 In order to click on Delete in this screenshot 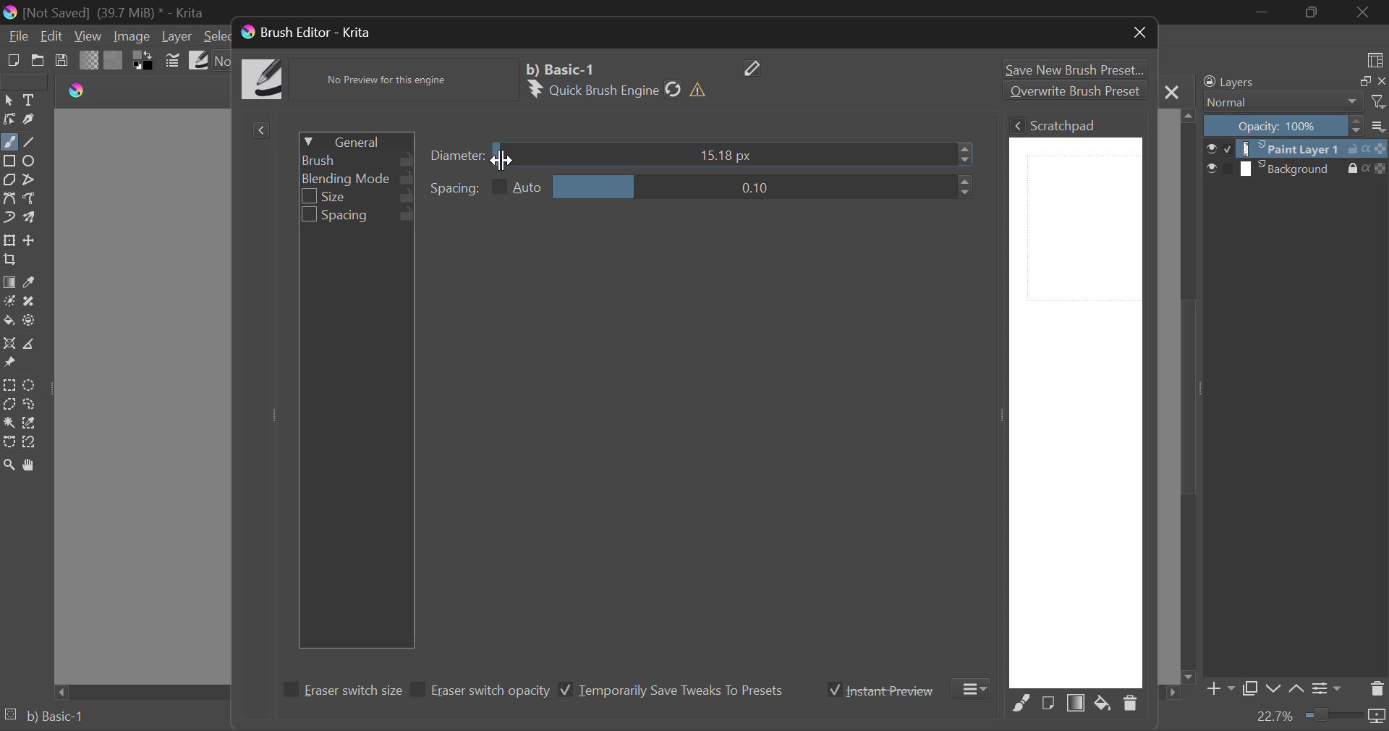, I will do `click(1130, 706)`.